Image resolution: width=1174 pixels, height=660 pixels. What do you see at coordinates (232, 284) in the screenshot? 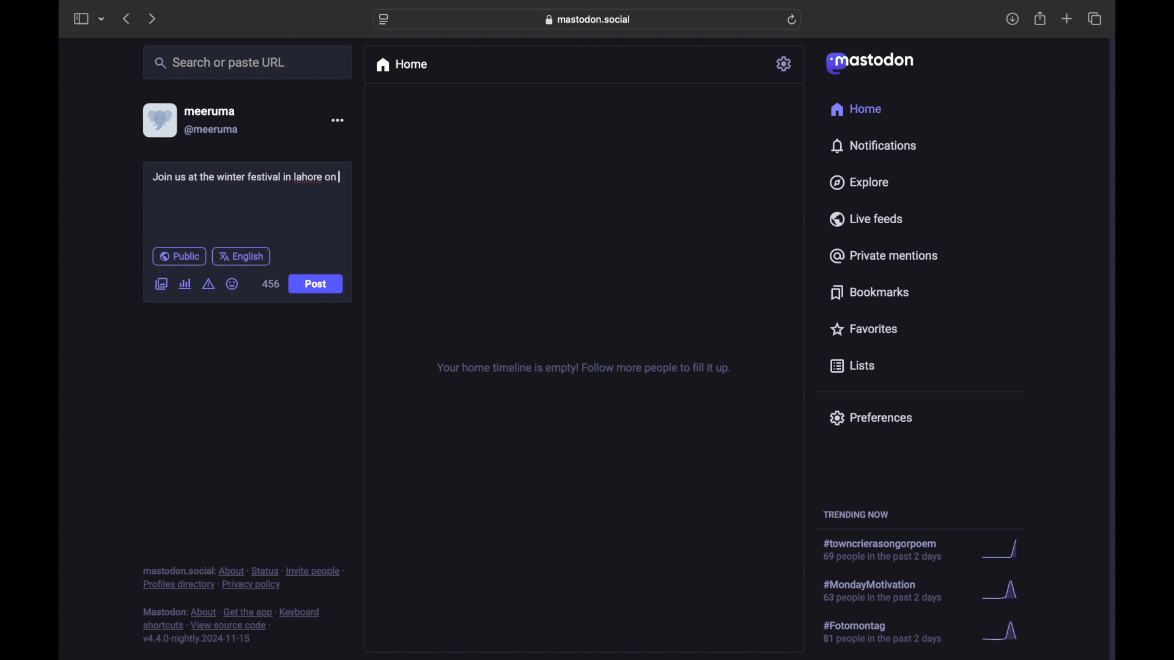
I see `emoji` at bounding box center [232, 284].